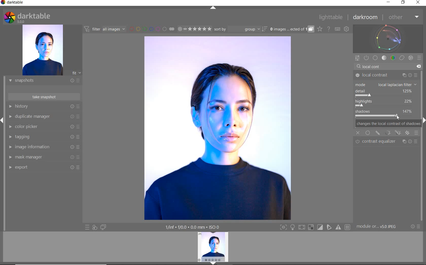 The height and width of the screenshot is (265, 426). I want to click on EFFECT, so click(411, 58).